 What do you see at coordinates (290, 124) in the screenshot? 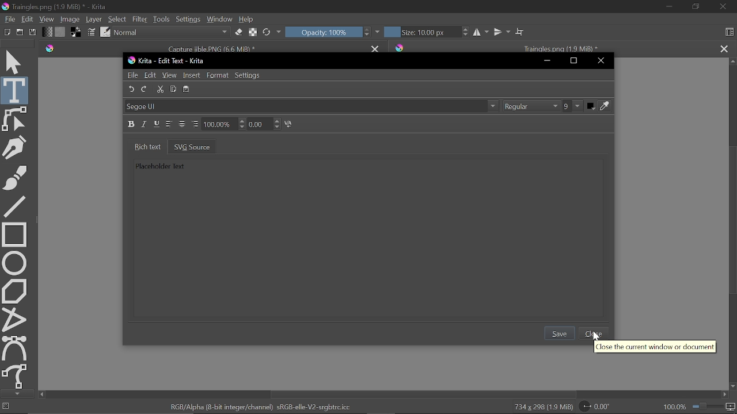
I see `Kerning` at bounding box center [290, 124].